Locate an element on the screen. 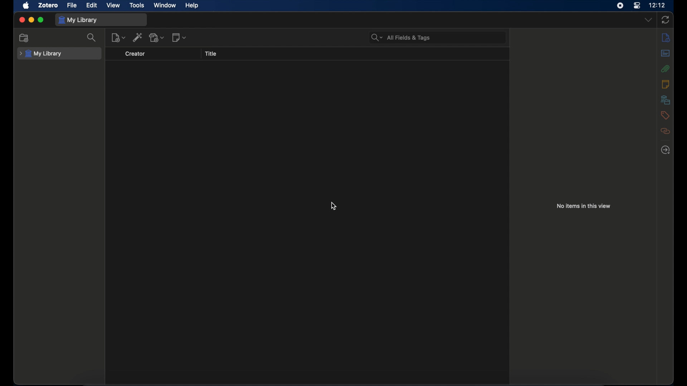  maximize is located at coordinates (41, 20).